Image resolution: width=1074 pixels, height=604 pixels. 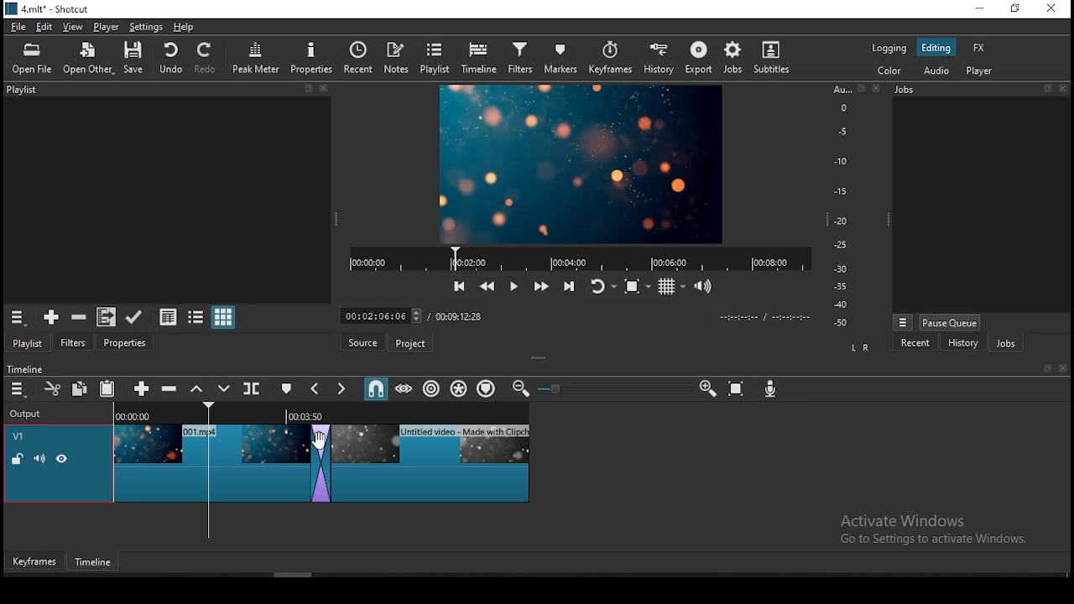 I want to click on transitionJobs, so click(x=320, y=463).